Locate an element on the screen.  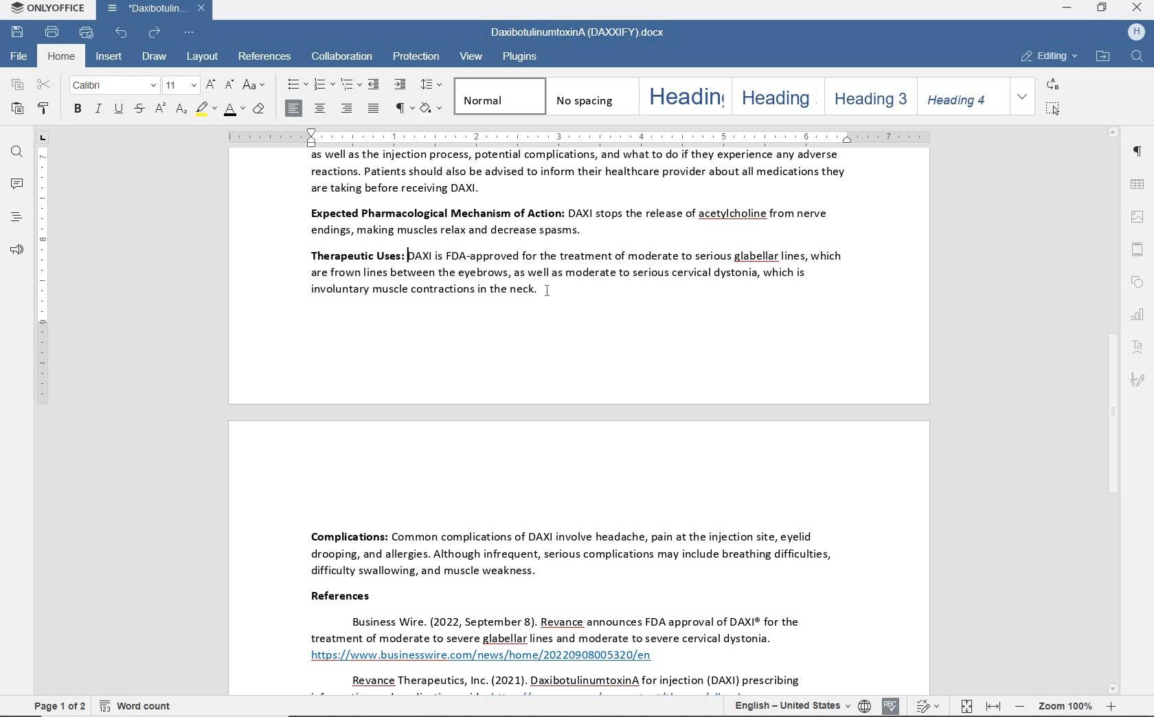
superscript is located at coordinates (159, 110).